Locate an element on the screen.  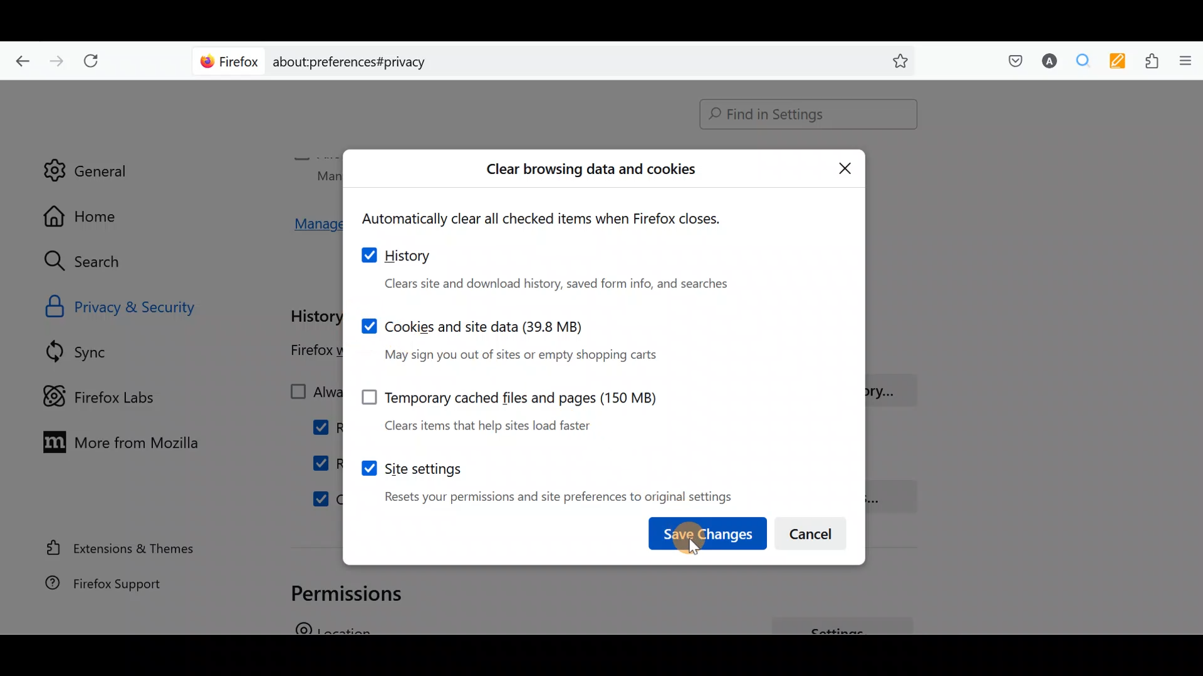
Cancel is located at coordinates (813, 530).